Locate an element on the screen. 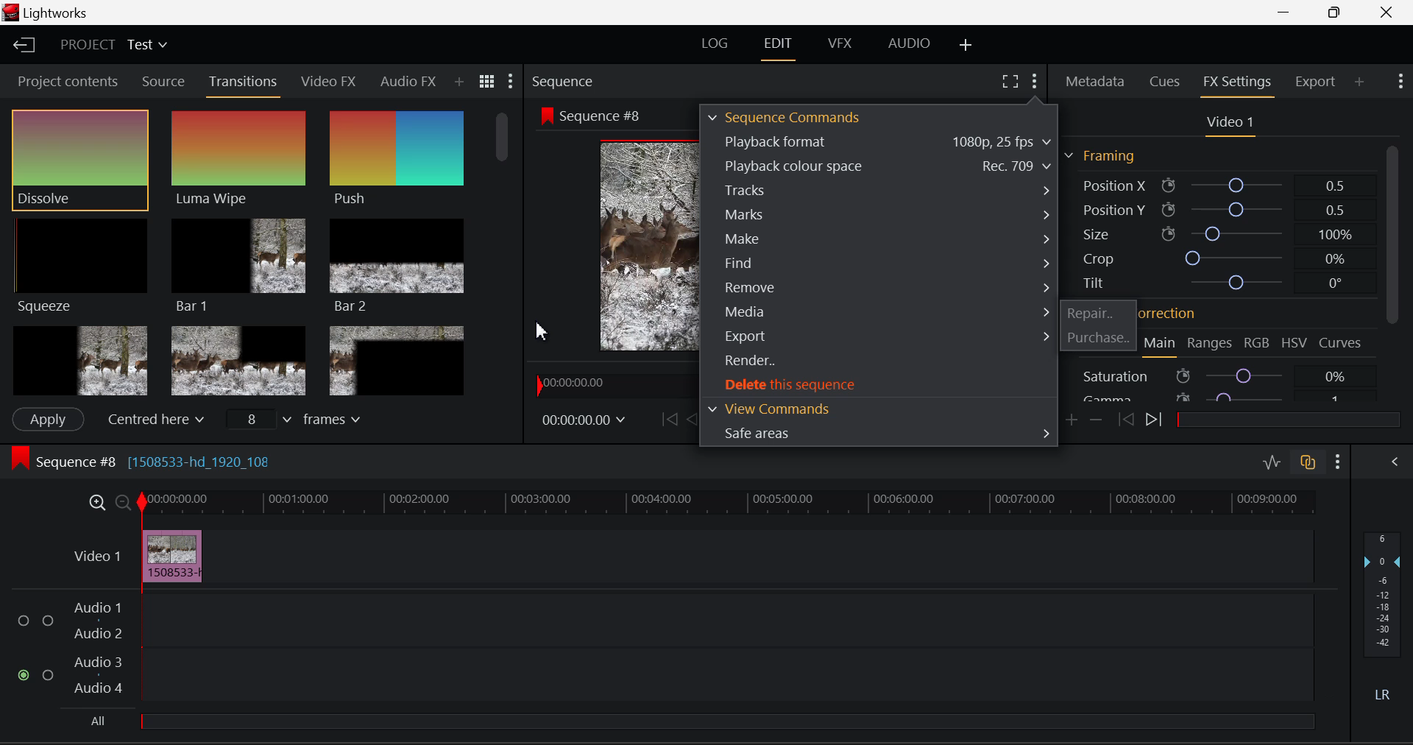 This screenshot has height=745, width=1413. Centered here is located at coordinates (153, 420).